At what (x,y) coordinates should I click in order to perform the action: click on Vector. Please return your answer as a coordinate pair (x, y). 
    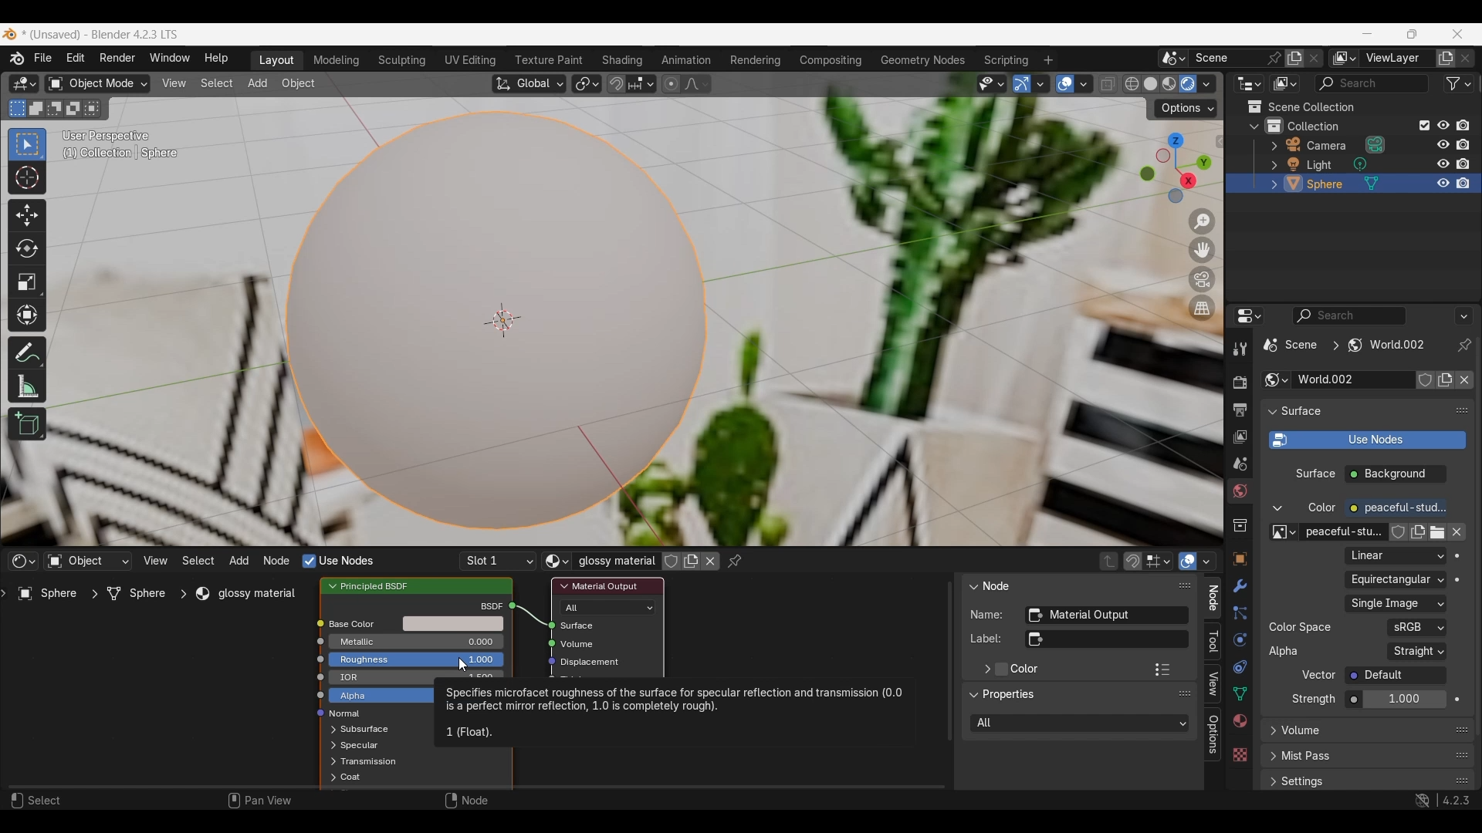
    Looking at the image, I should click on (1396, 675).